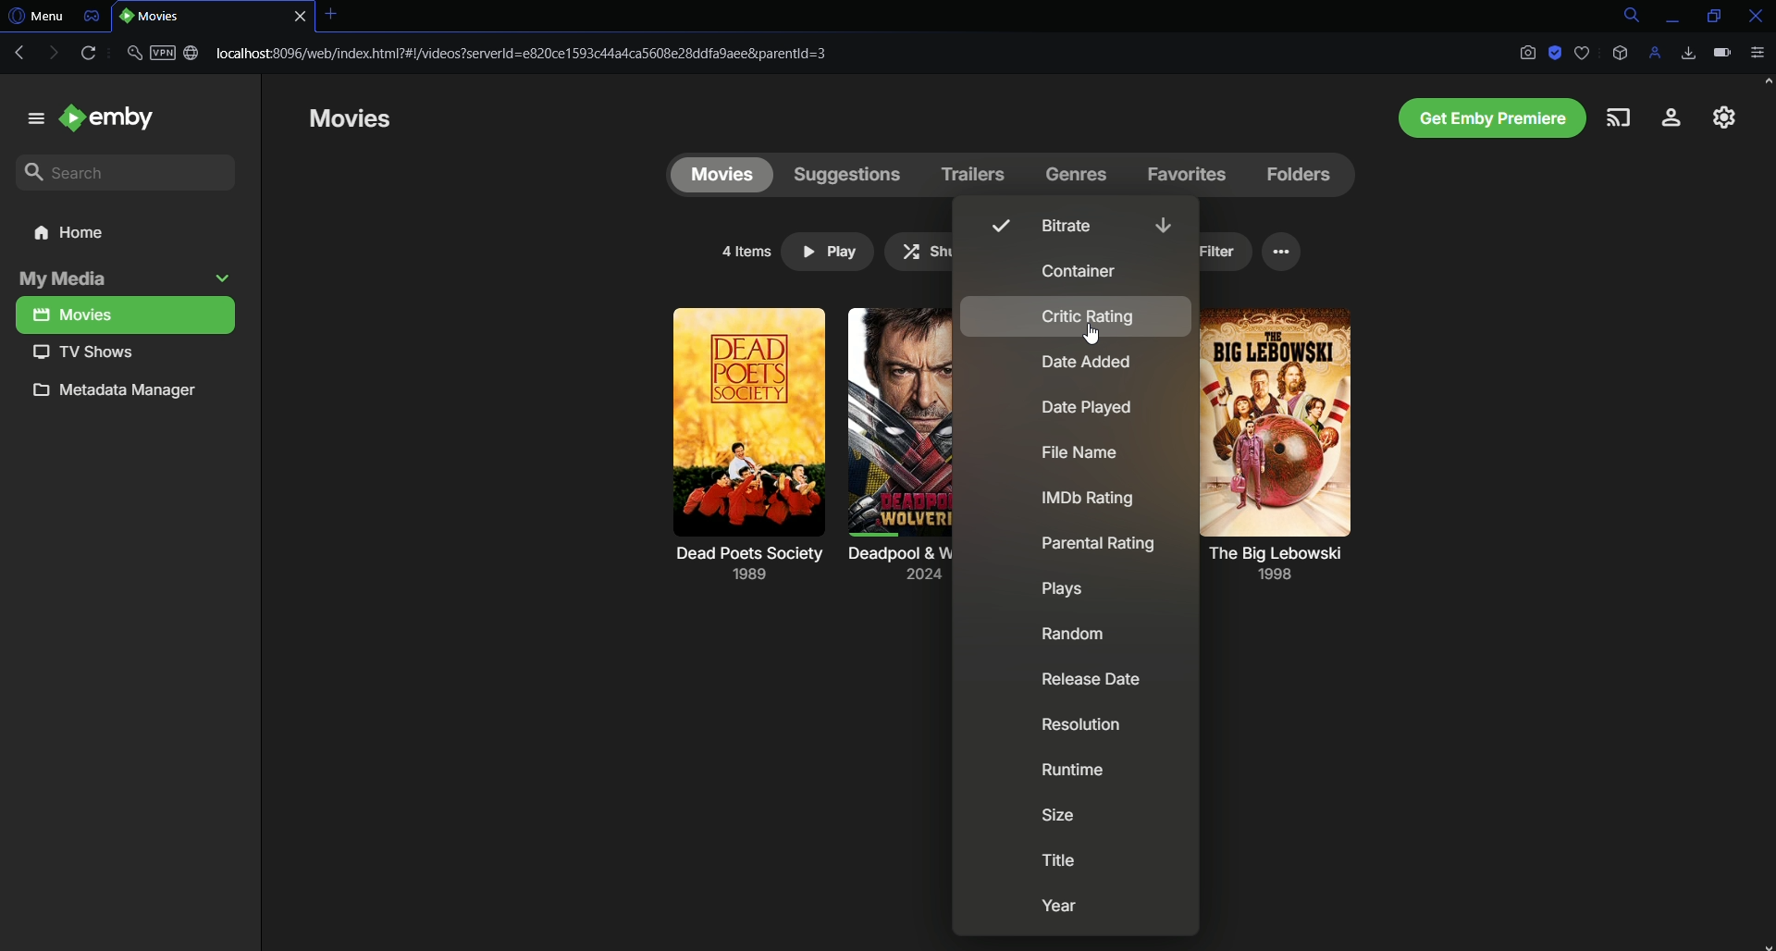 Image resolution: width=1776 pixels, height=951 pixels. What do you see at coordinates (1286, 252) in the screenshot?
I see `Options` at bounding box center [1286, 252].